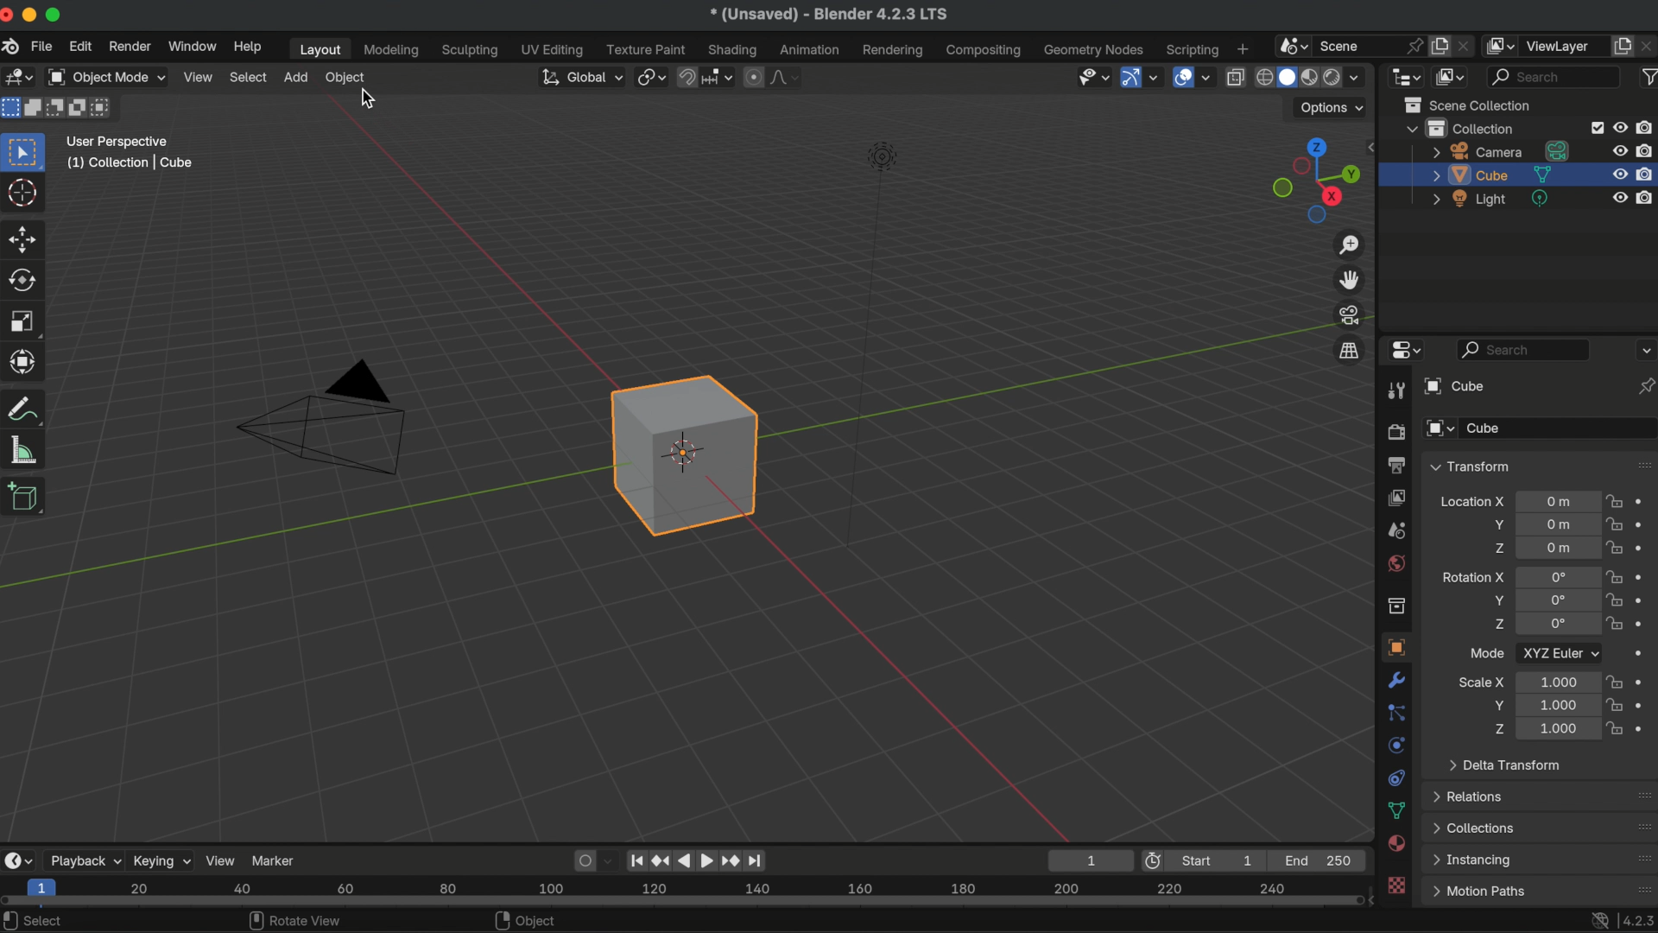 Image resolution: width=1658 pixels, height=933 pixels. Describe the element at coordinates (1208, 79) in the screenshot. I see `overlays` at that location.